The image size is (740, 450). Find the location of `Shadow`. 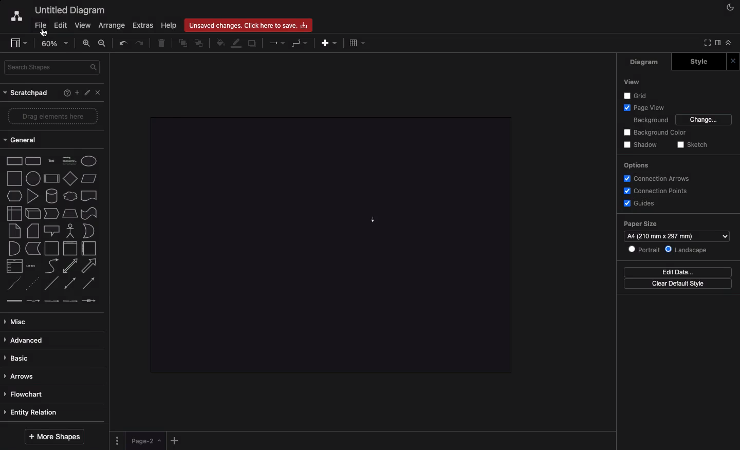

Shadow is located at coordinates (640, 145).